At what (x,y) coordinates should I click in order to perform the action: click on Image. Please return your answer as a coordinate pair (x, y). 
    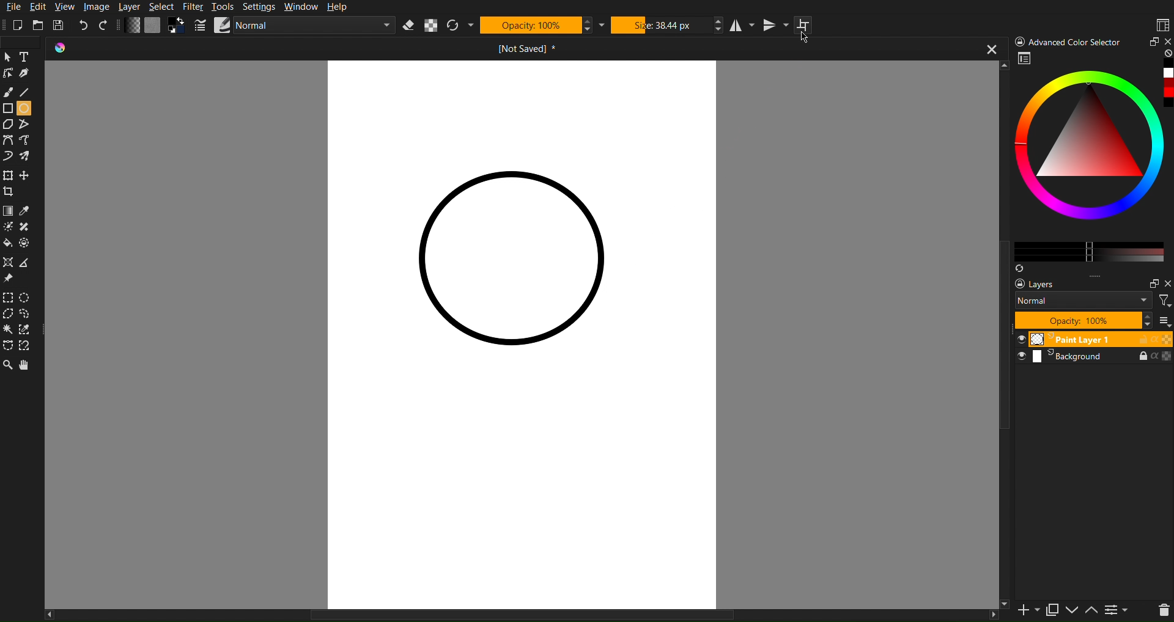
    Looking at the image, I should click on (97, 7).